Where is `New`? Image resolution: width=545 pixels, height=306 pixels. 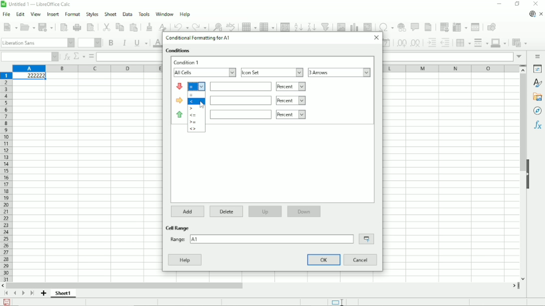 New is located at coordinates (10, 26).